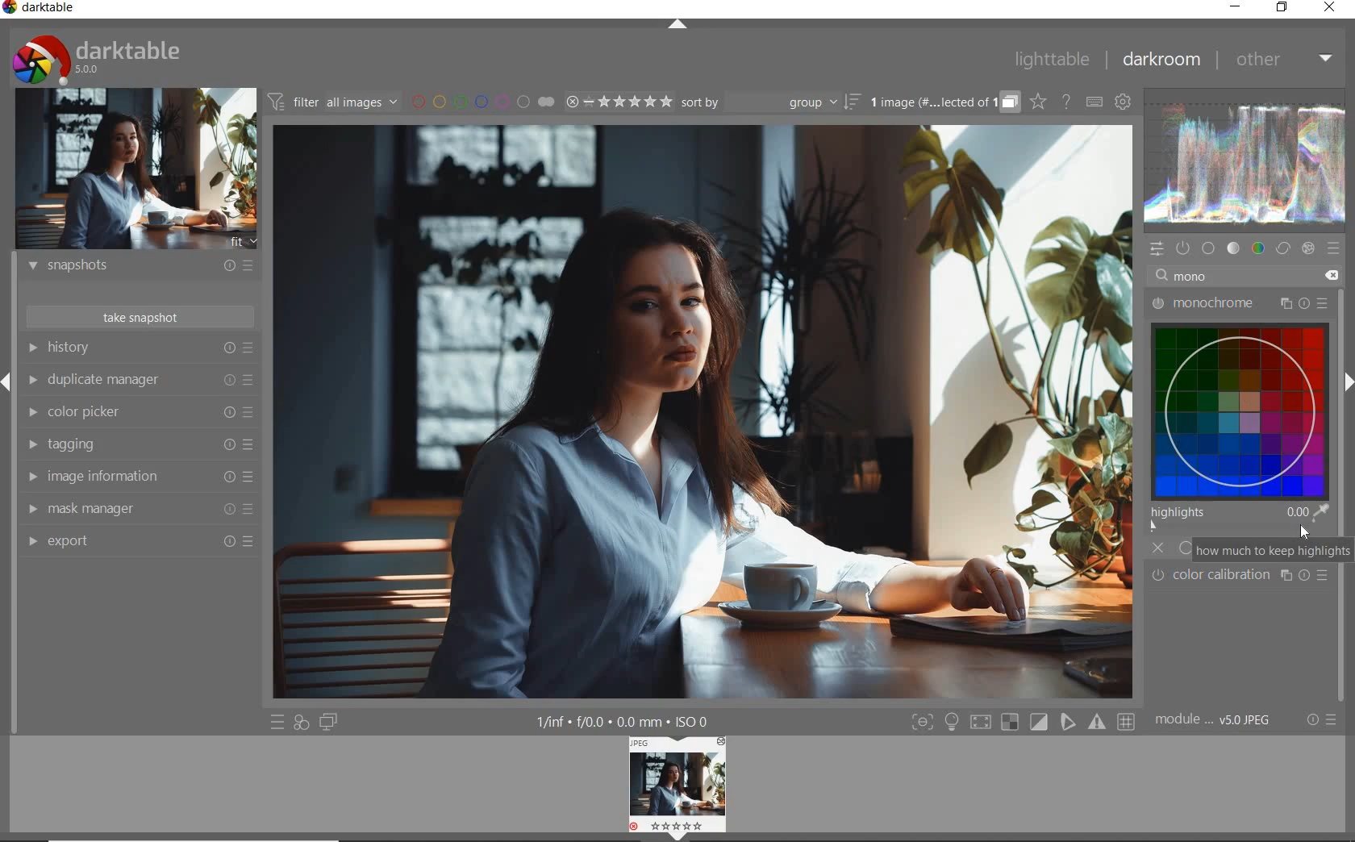 The width and height of the screenshot is (1355, 842). I want to click on waveform, so click(1245, 161).